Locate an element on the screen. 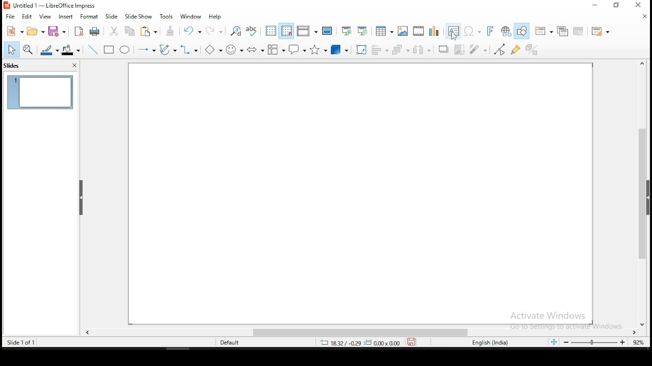  collapse is located at coordinates (81, 198).